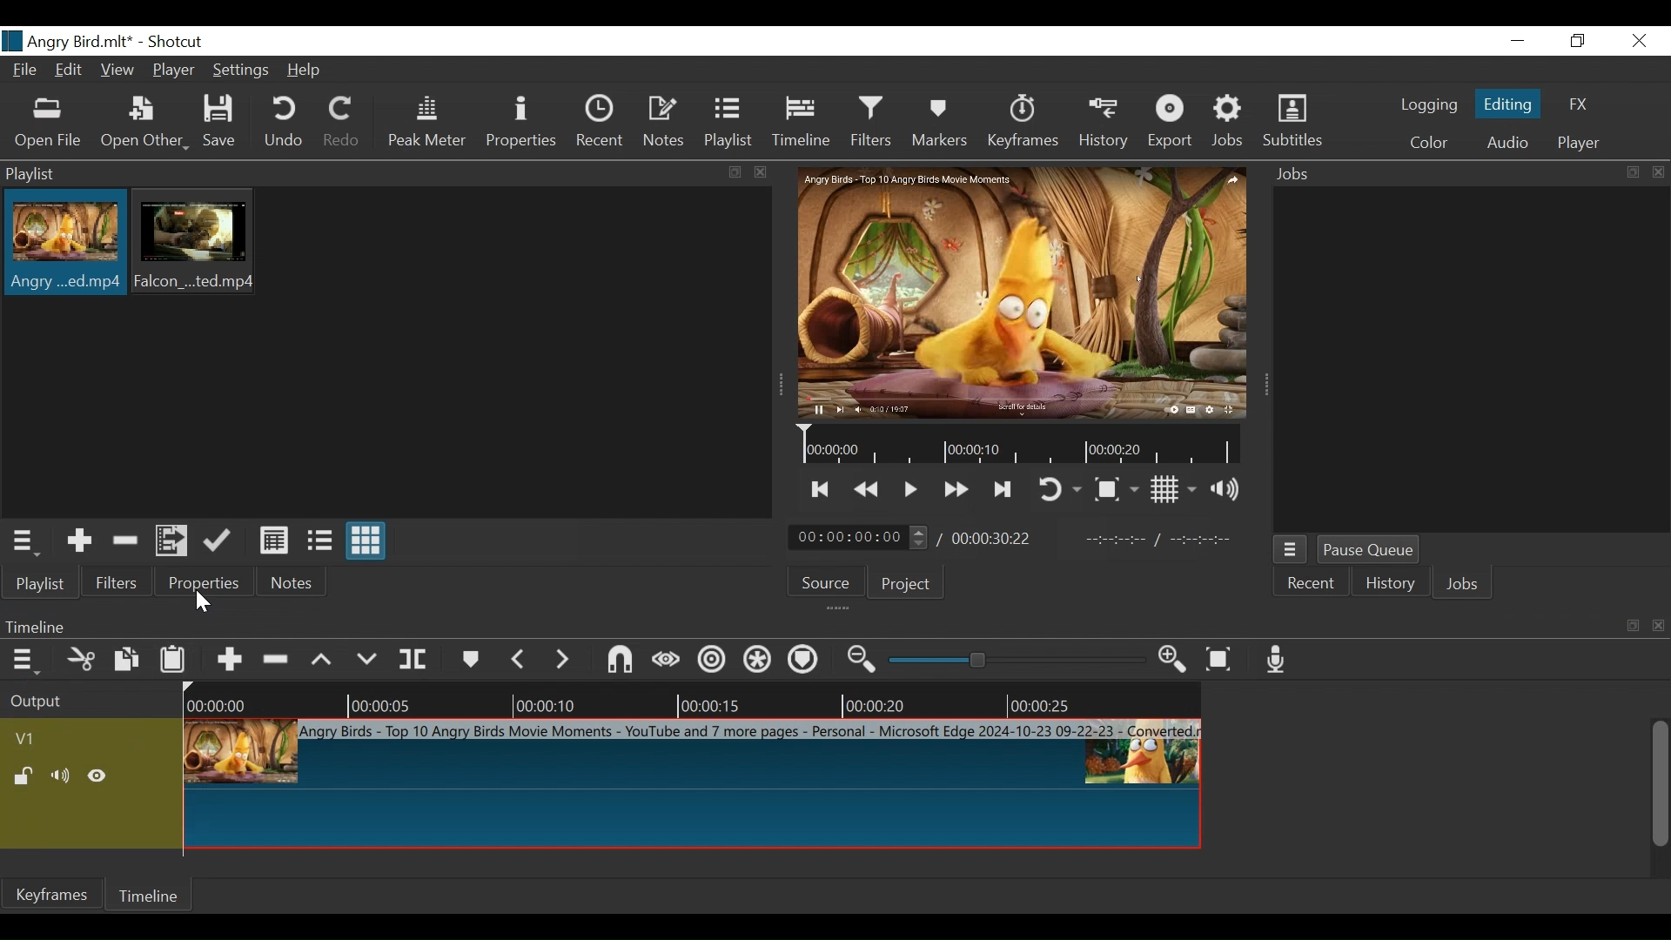 The width and height of the screenshot is (1671, 940). I want to click on Next Marker, so click(563, 660).